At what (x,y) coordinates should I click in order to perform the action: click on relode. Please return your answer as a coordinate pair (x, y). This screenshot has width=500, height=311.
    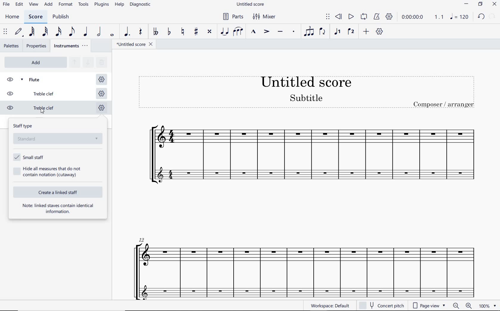
    Looking at the image, I should click on (493, 16).